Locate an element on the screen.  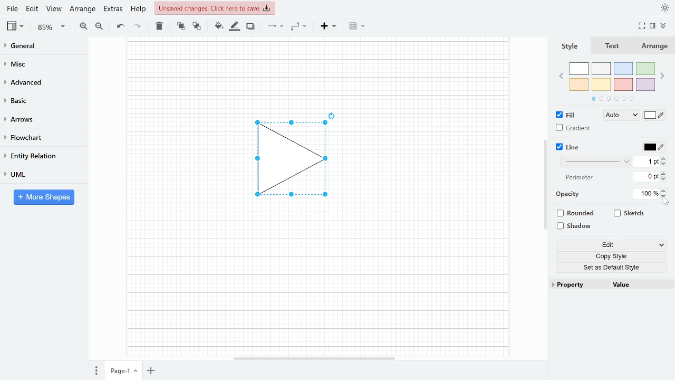
Rounded is located at coordinates (577, 214).